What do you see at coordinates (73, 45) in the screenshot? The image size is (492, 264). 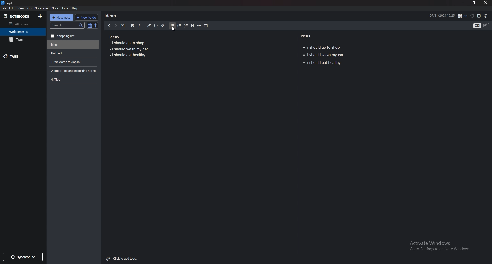 I see `Untitled` at bounding box center [73, 45].